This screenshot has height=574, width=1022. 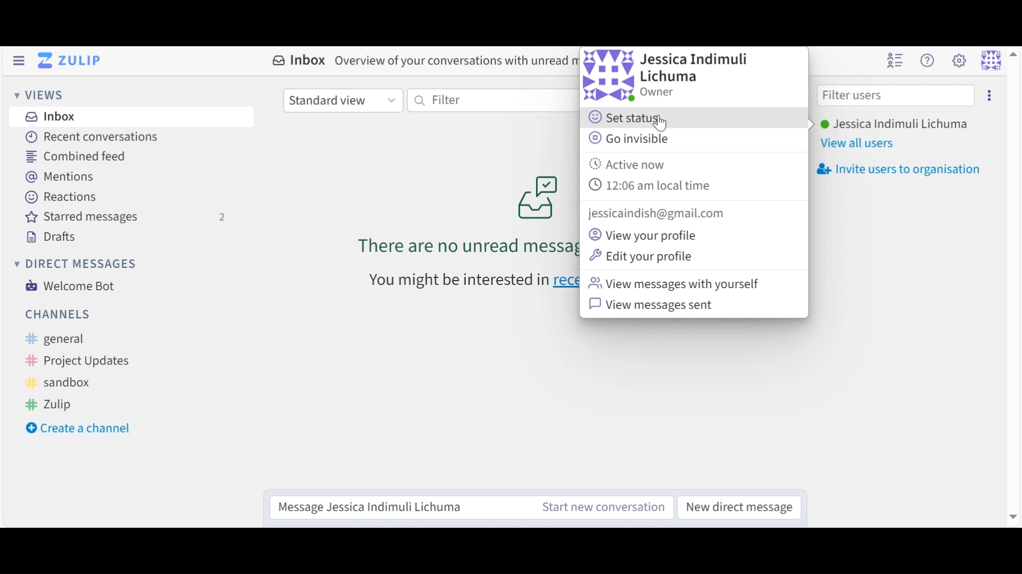 What do you see at coordinates (63, 340) in the screenshot?
I see `general` at bounding box center [63, 340].